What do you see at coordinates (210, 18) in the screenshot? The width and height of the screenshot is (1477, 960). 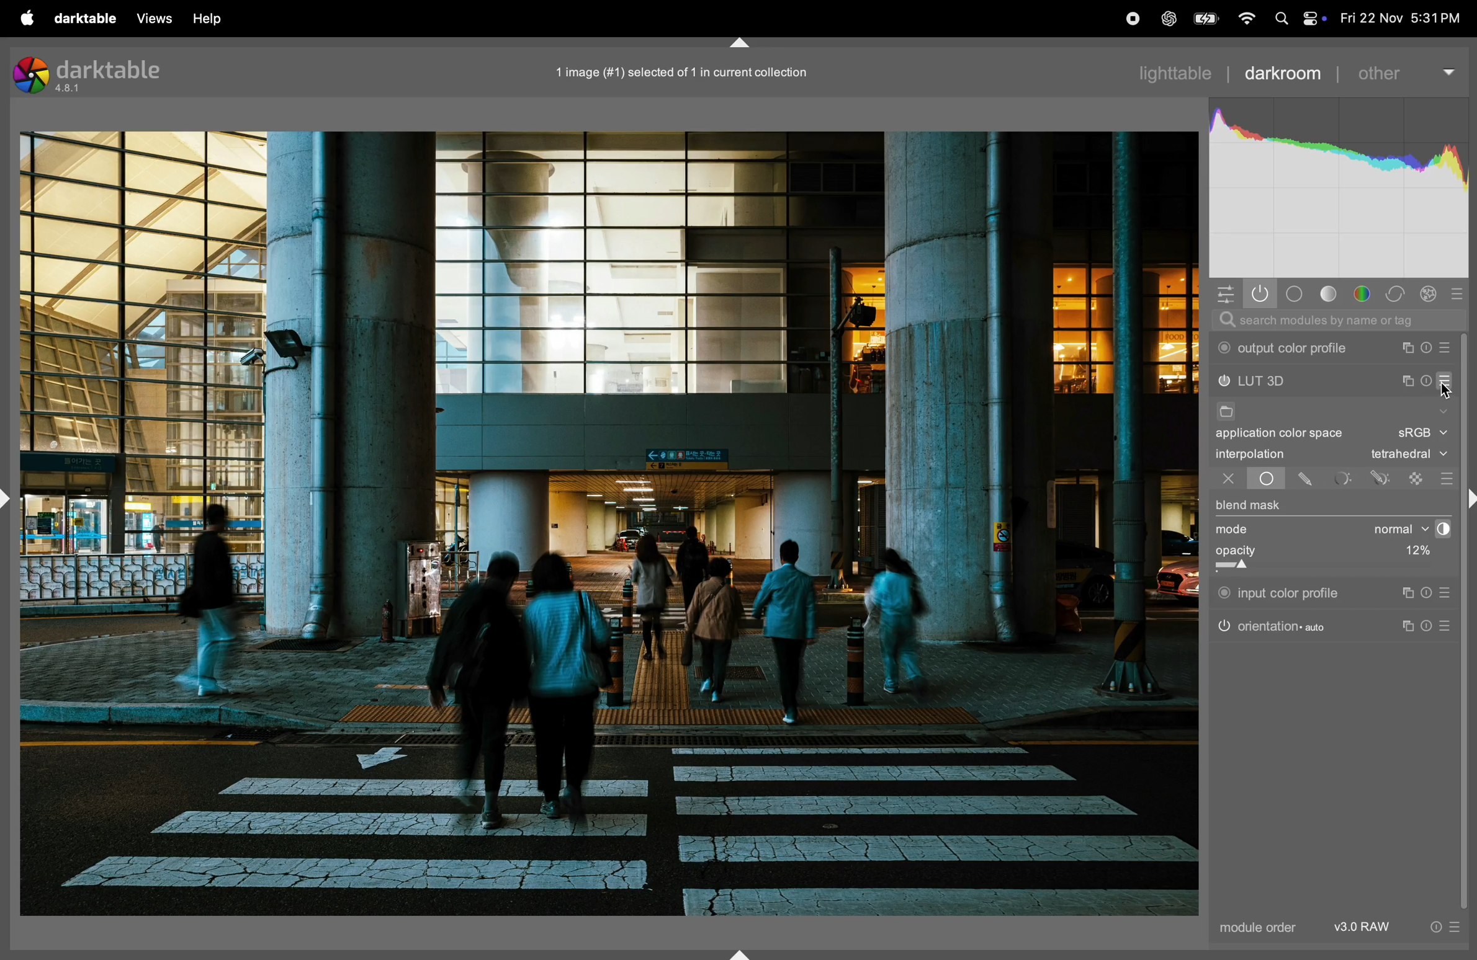 I see `help` at bounding box center [210, 18].